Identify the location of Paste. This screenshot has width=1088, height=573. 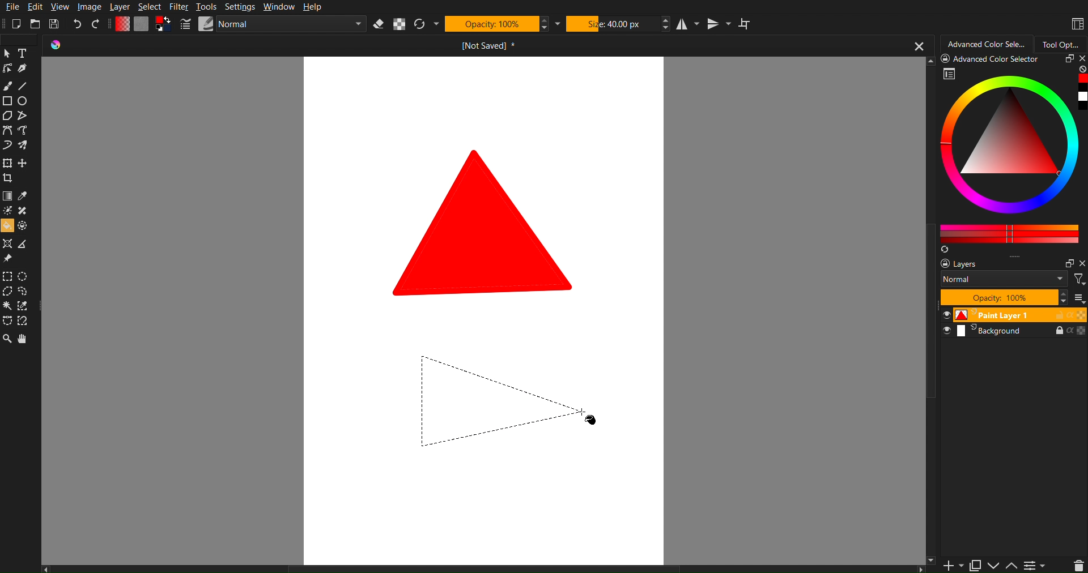
(975, 563).